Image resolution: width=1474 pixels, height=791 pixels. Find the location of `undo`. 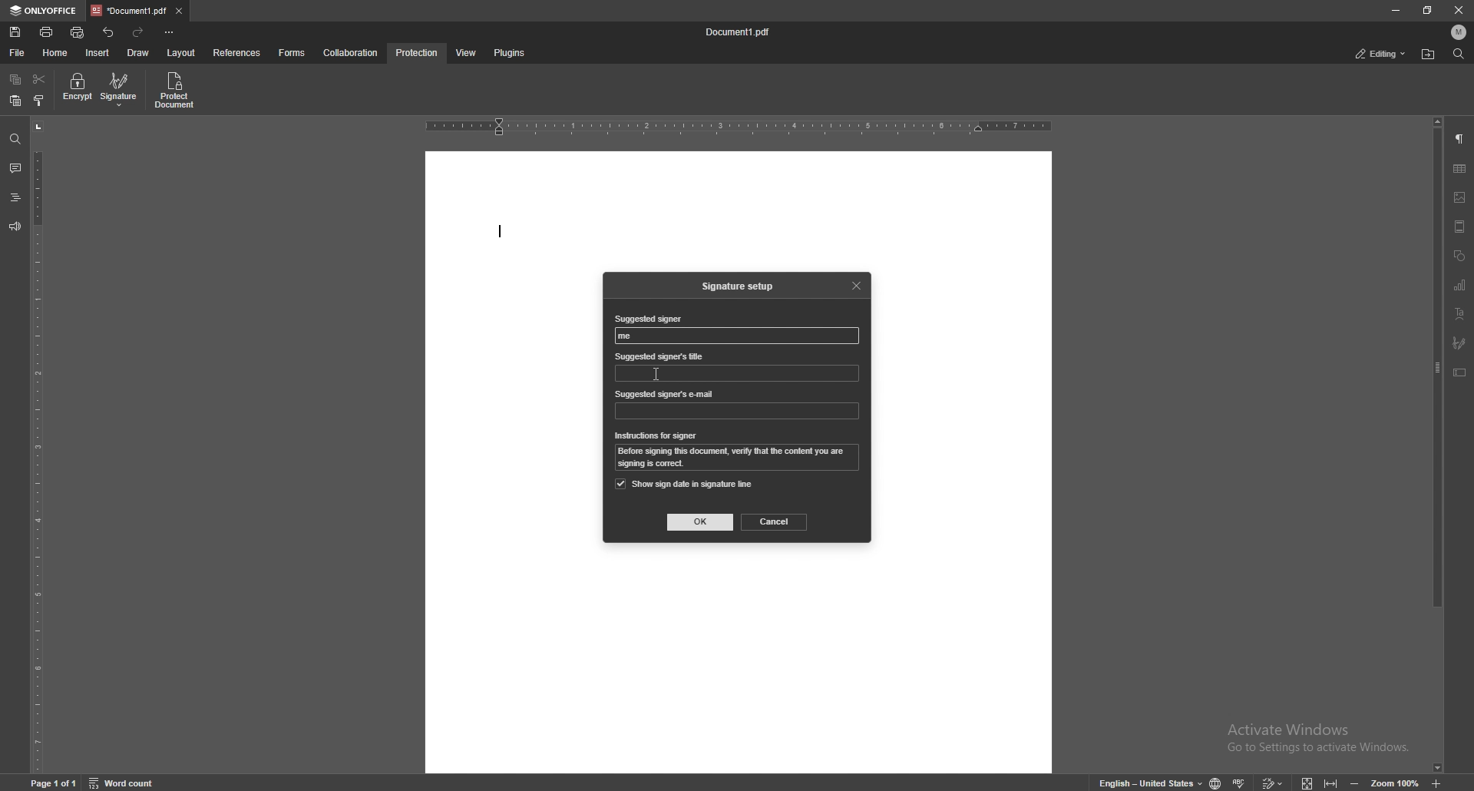

undo is located at coordinates (110, 32).